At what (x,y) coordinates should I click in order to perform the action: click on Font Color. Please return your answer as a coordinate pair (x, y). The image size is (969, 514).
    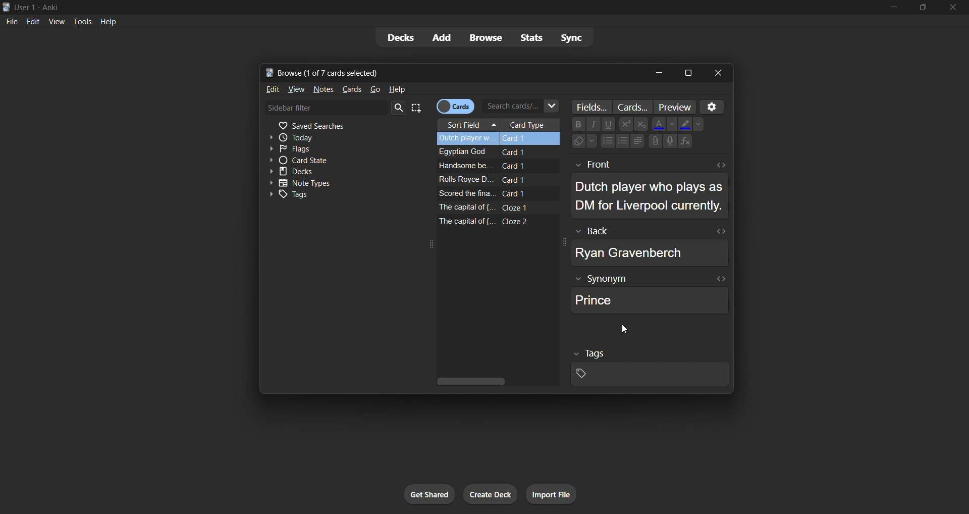
    Looking at the image, I should click on (658, 124).